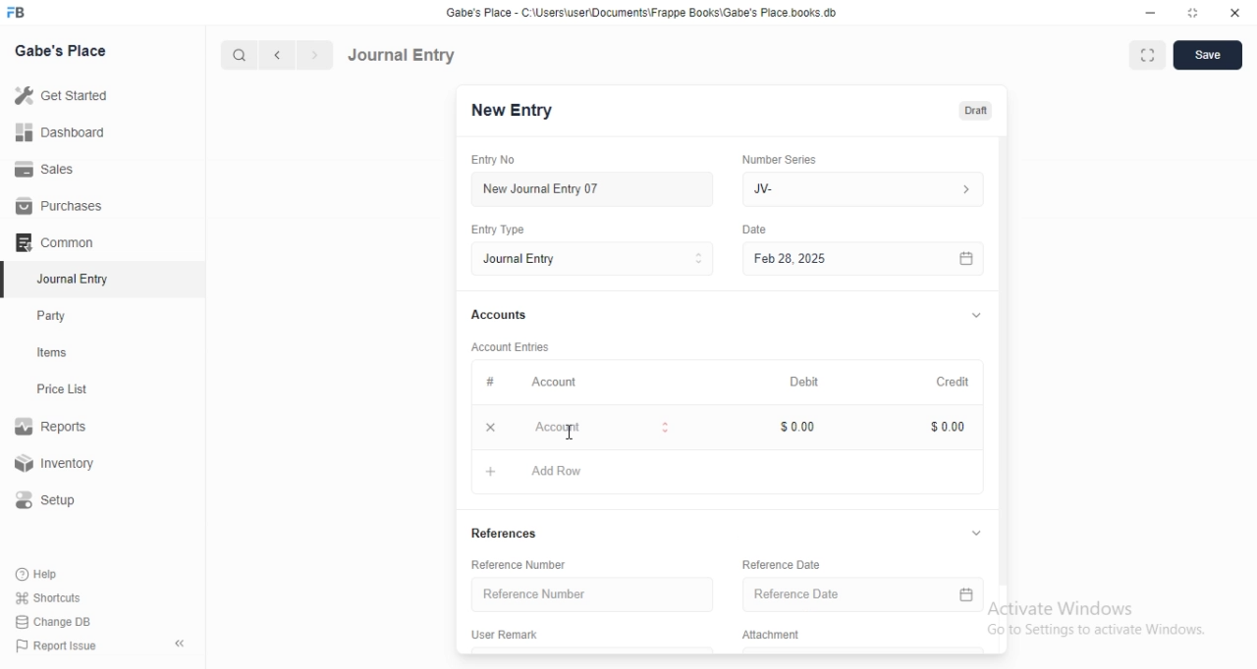  Describe the element at coordinates (508, 637) in the screenshot. I see `User Remark` at that location.